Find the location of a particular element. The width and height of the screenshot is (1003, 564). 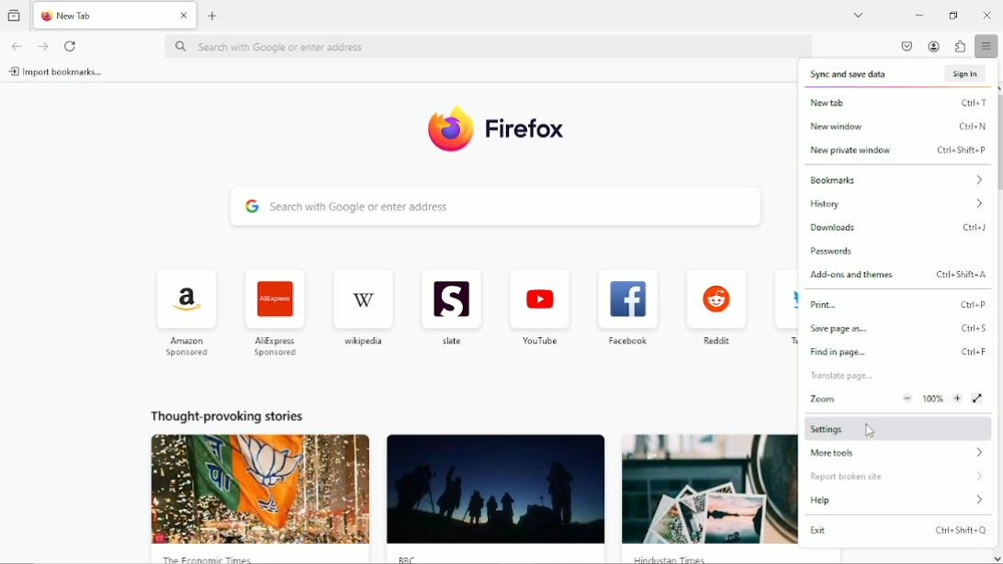

Shortcut keys is located at coordinates (964, 150).